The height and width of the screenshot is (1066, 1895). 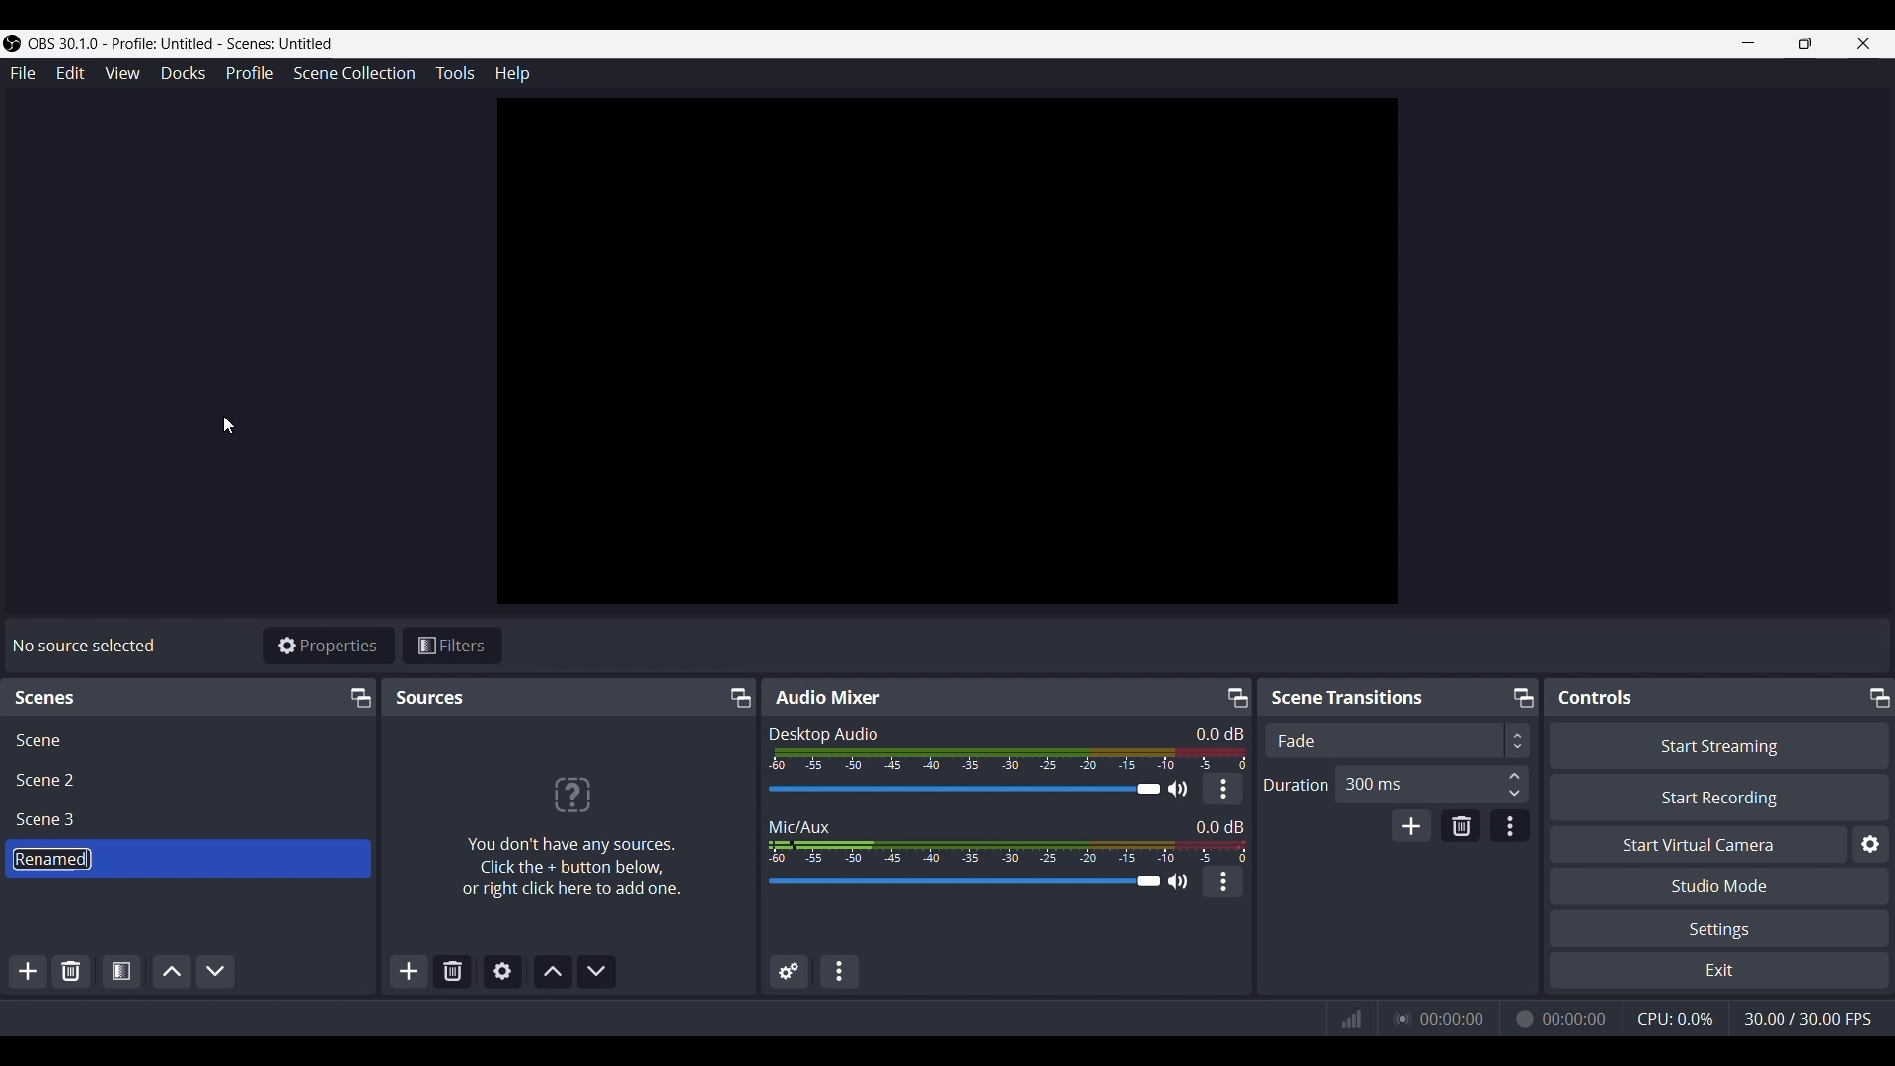 What do you see at coordinates (355, 72) in the screenshot?
I see `Scene Collection` at bounding box center [355, 72].